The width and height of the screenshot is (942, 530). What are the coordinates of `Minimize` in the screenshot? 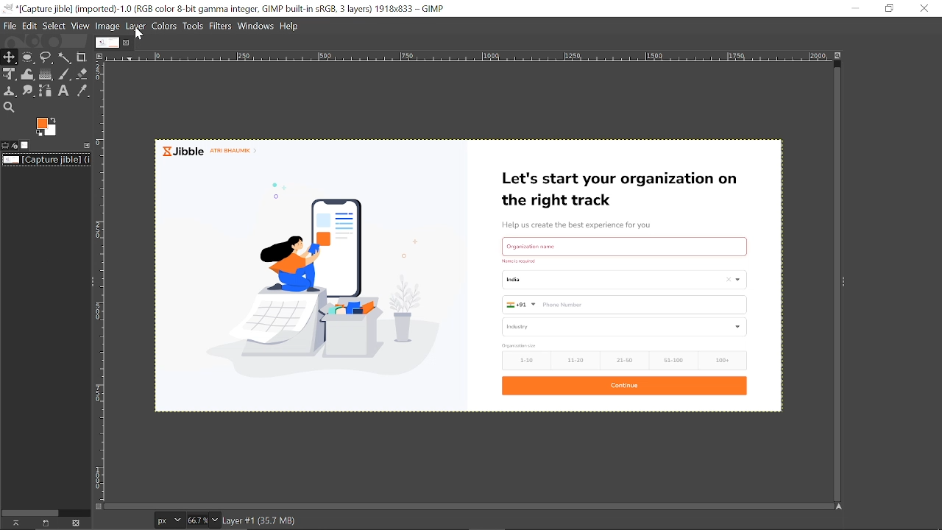 It's located at (853, 9).